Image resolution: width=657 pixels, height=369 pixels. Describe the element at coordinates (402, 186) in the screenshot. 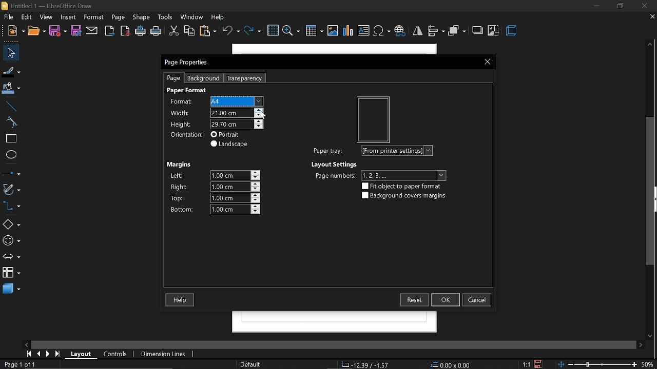

I see `flip object to paper format` at that location.